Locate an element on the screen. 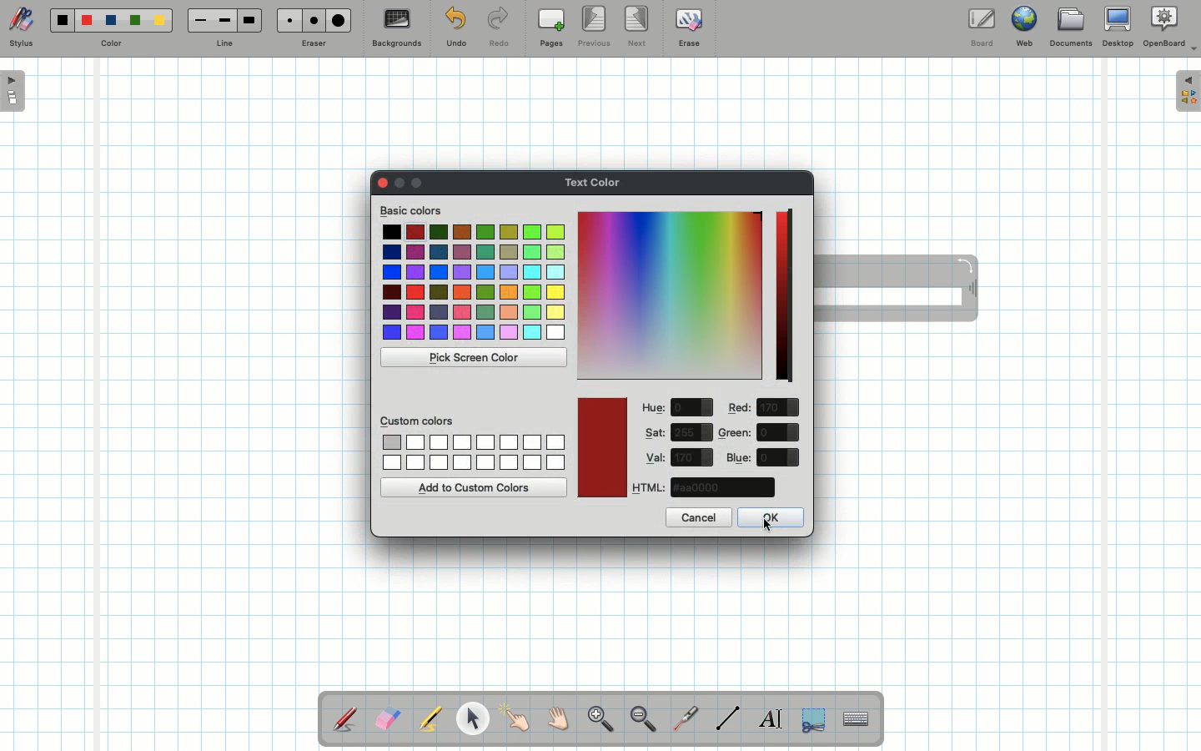 The width and height of the screenshot is (1201, 751). Sat is located at coordinates (656, 432).